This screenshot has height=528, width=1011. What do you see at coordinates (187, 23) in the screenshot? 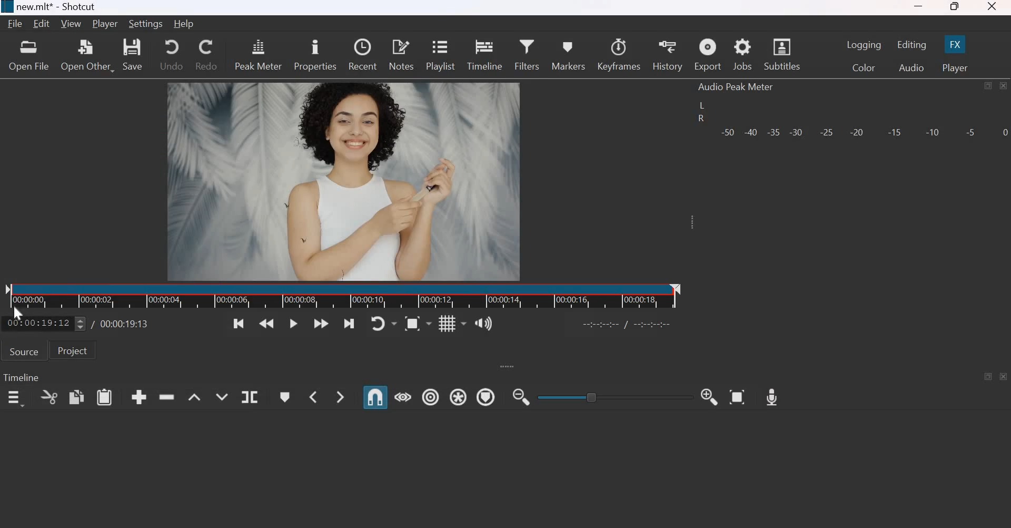
I see `Help` at bounding box center [187, 23].